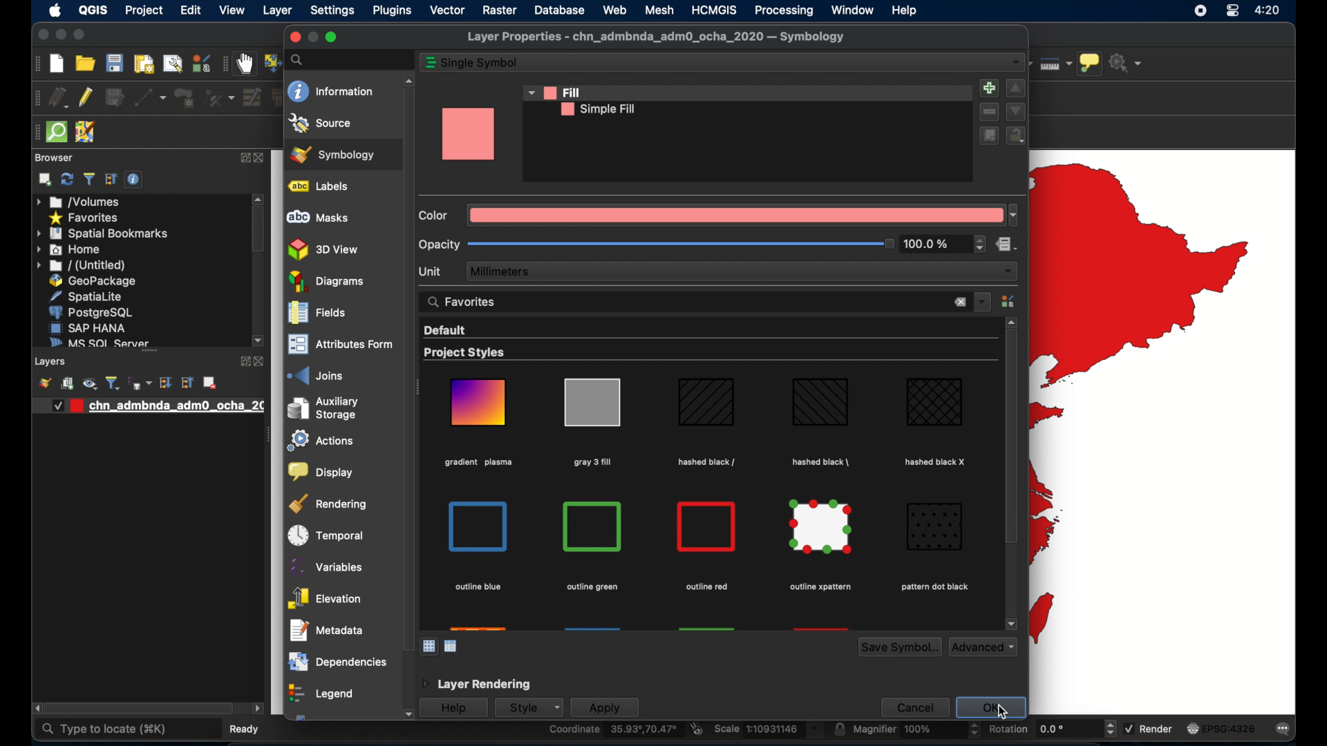 The image size is (1327, 746). I want to click on icon view, so click(429, 645).